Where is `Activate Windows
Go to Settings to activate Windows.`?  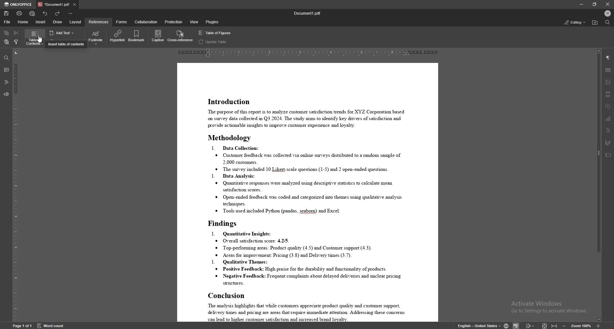 Activate Windows
Go to Settings to activate Windows. is located at coordinates (548, 307).